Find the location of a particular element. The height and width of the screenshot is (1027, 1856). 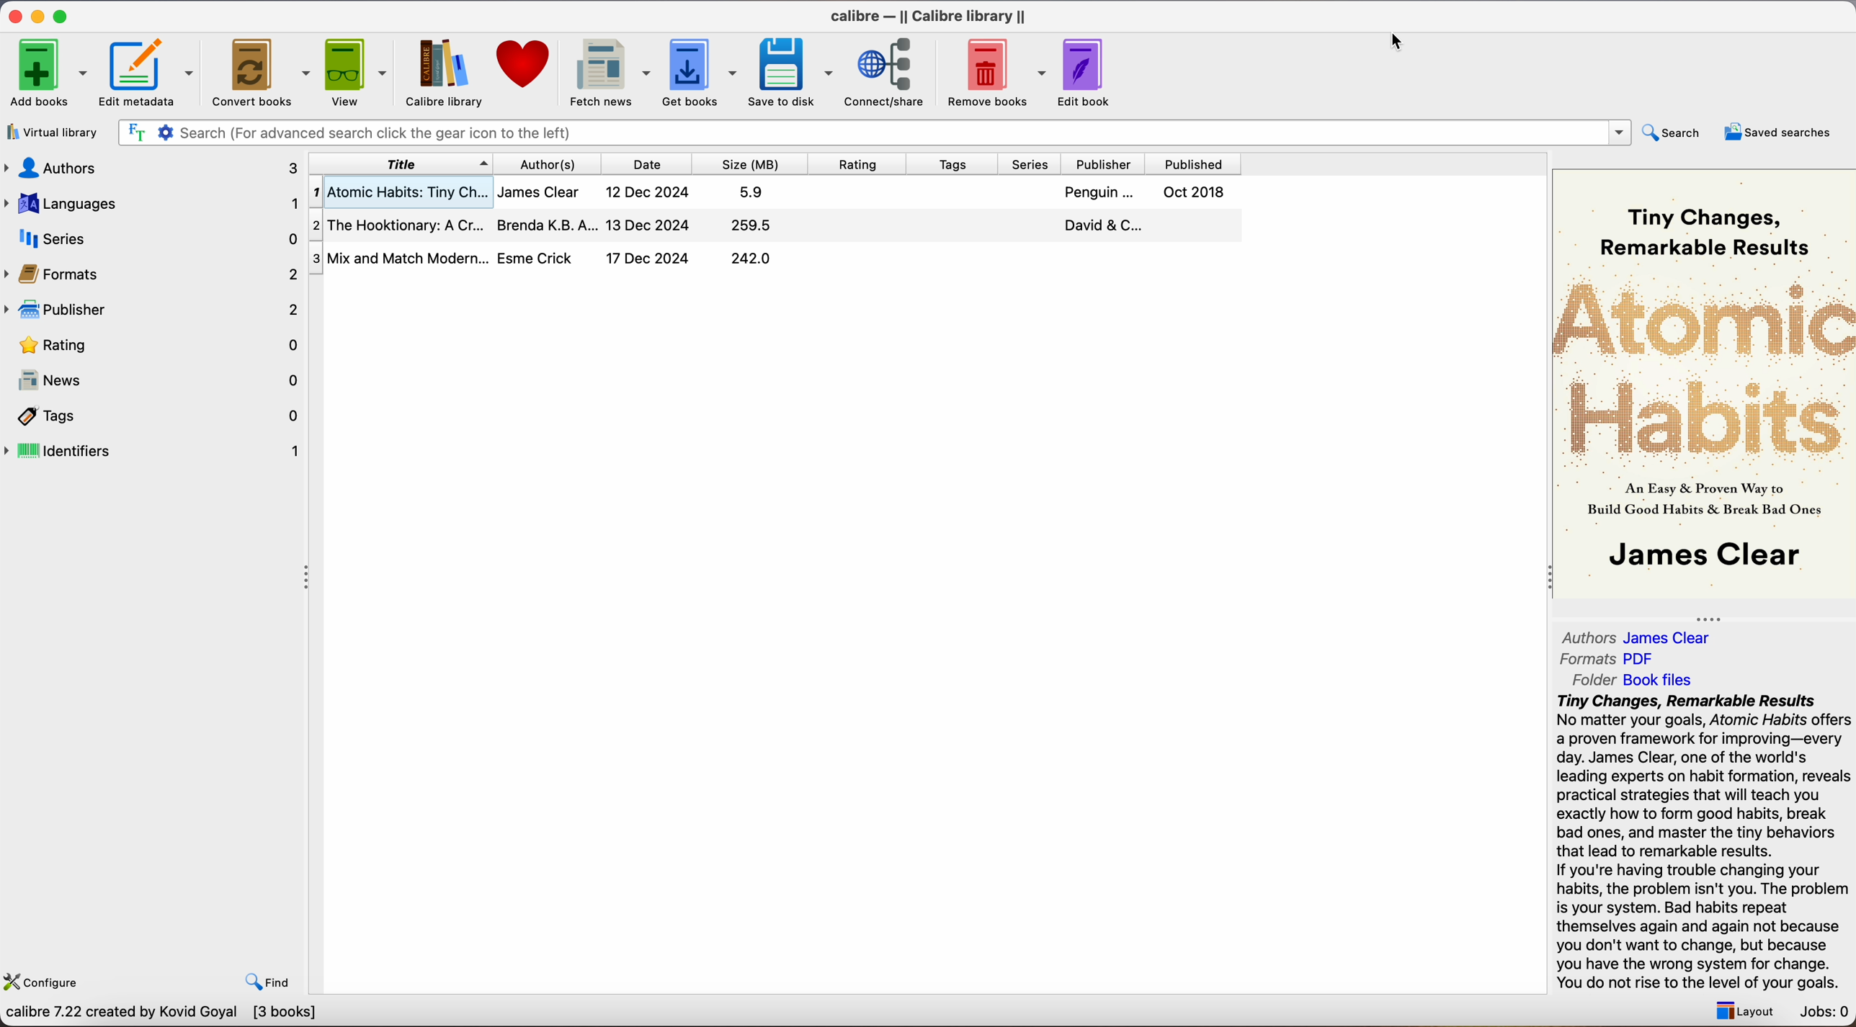

Authors James Clear is located at coordinates (1637, 638).